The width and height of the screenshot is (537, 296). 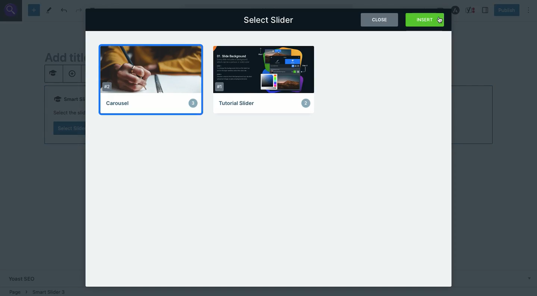 What do you see at coordinates (28, 278) in the screenshot?
I see `Yoast` at bounding box center [28, 278].